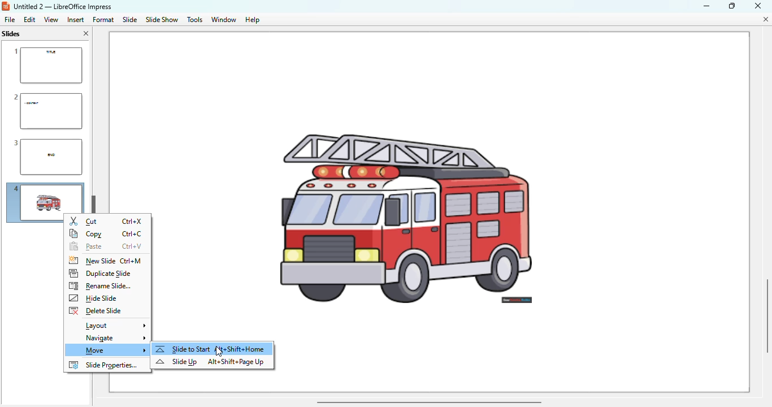  Describe the element at coordinates (132, 234) in the screenshot. I see `shortcut for copy` at that location.